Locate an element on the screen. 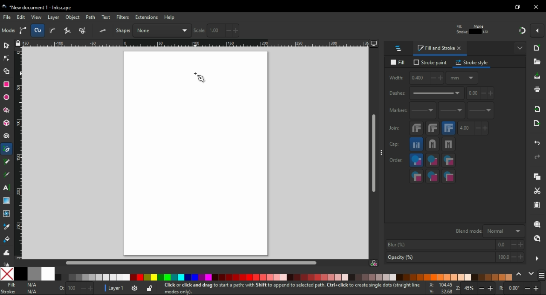 The image size is (546, 295). height of selection is located at coordinates (392, 30).